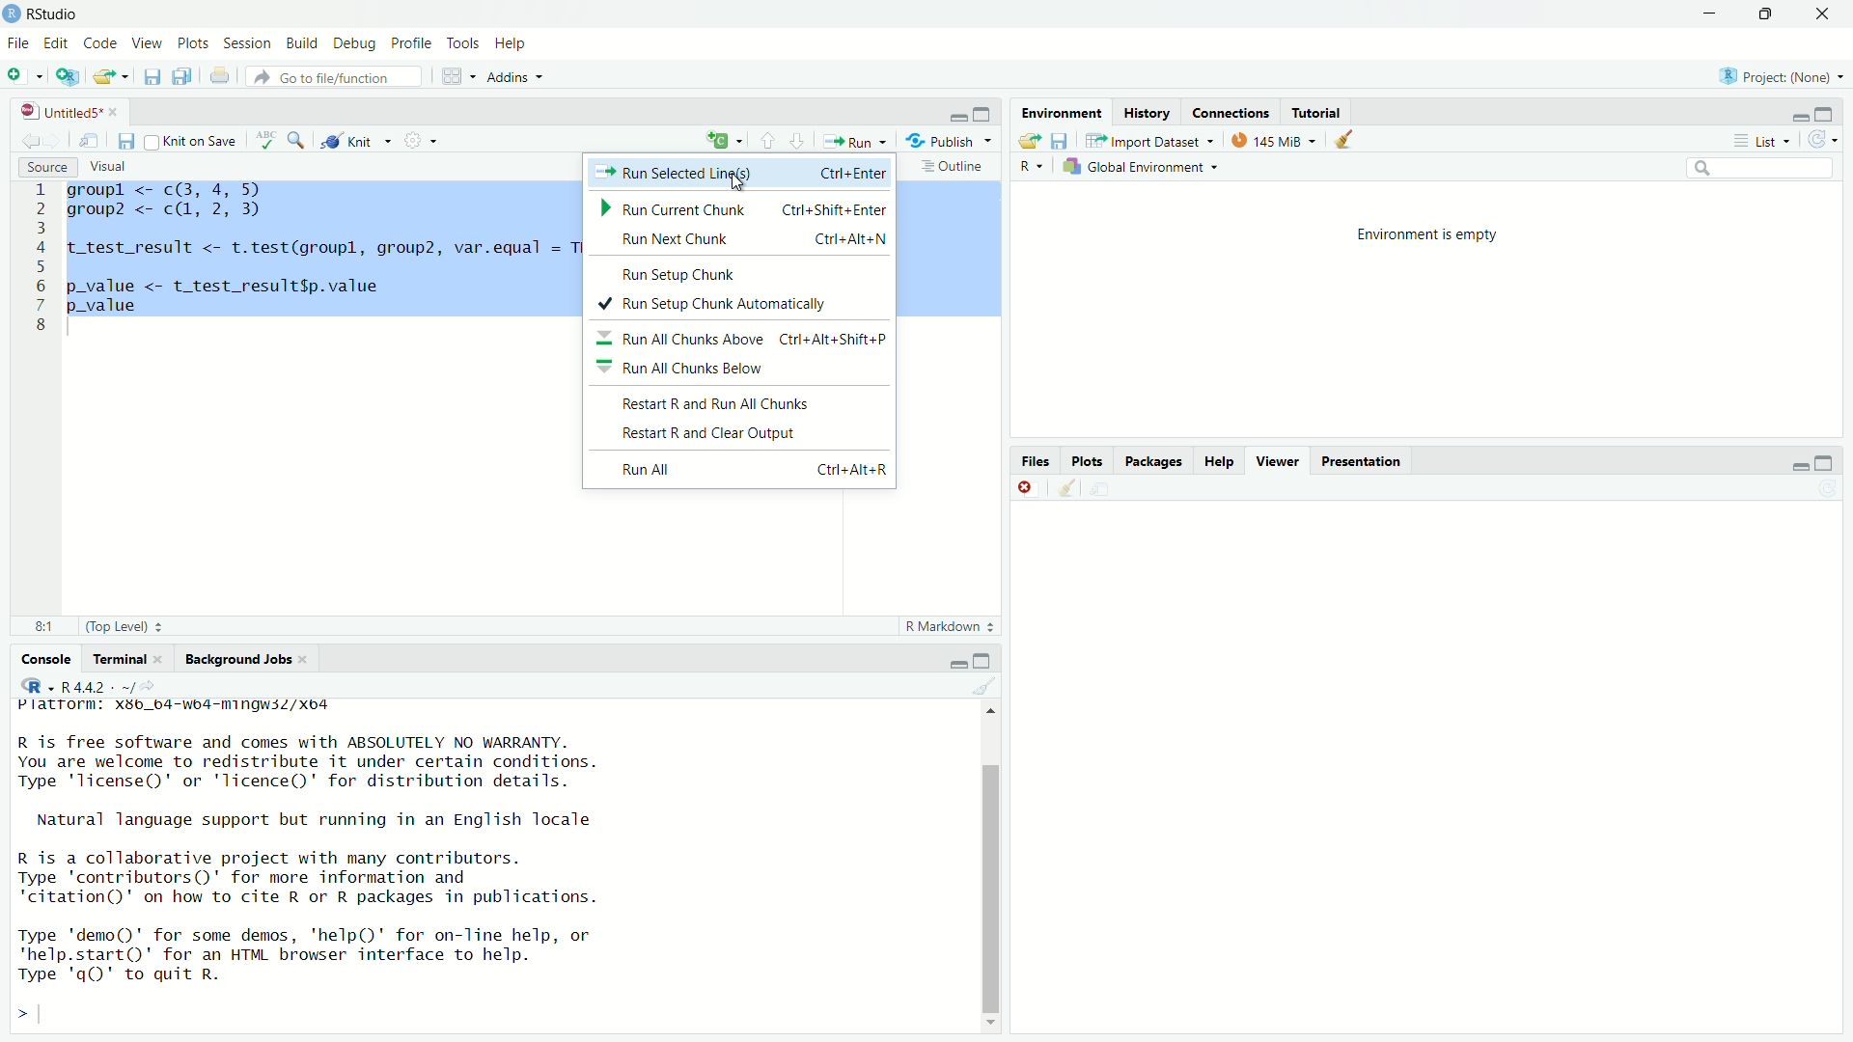 Image resolution: width=1853 pixels, height=1042 pixels. I want to click on save current document, so click(152, 76).